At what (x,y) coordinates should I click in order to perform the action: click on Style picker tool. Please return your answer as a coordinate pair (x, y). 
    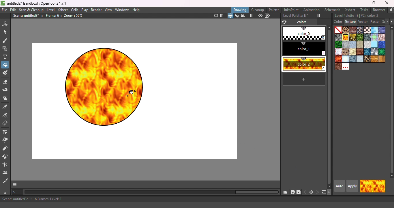
    Looking at the image, I should click on (7, 107).